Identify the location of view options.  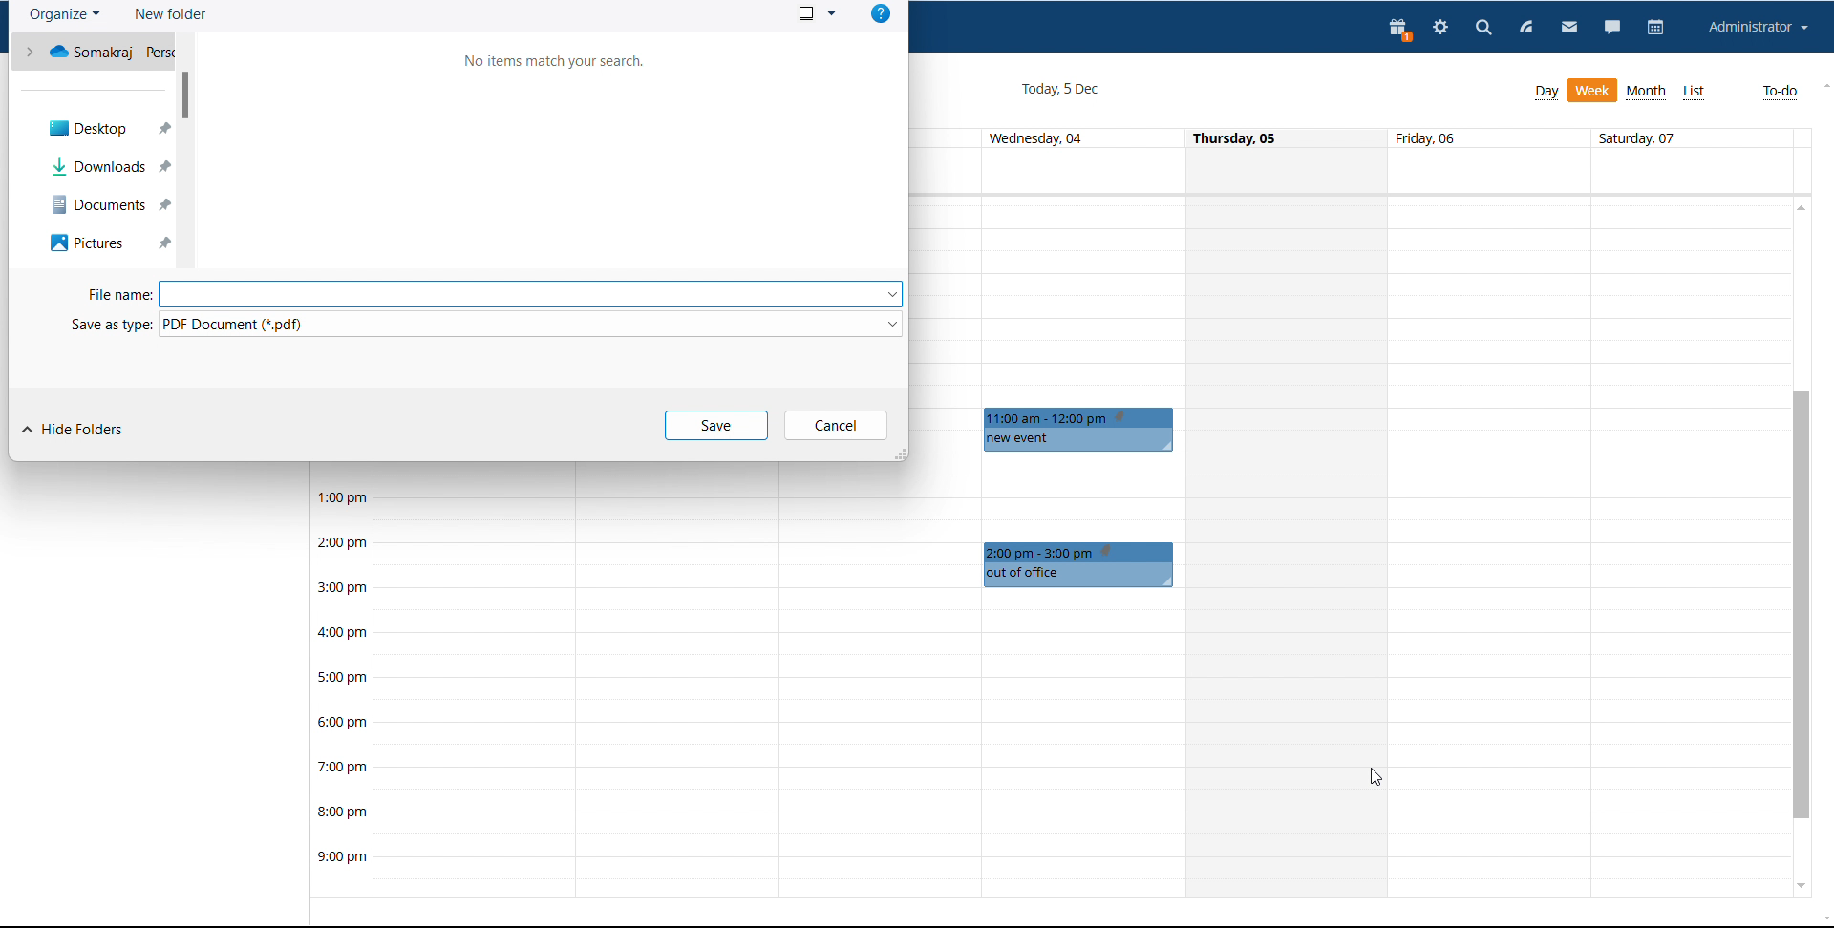
(816, 12).